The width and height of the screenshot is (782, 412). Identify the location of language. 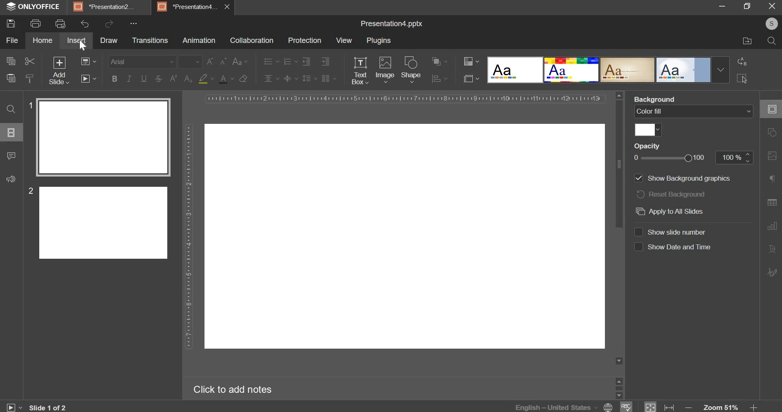
(564, 405).